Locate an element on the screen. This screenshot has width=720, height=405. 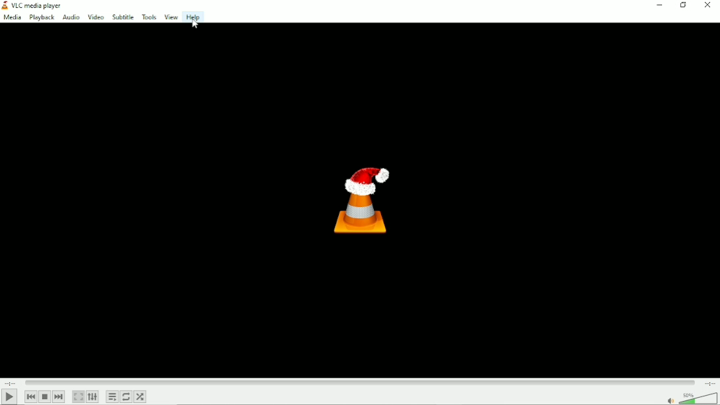
Close is located at coordinates (708, 5).